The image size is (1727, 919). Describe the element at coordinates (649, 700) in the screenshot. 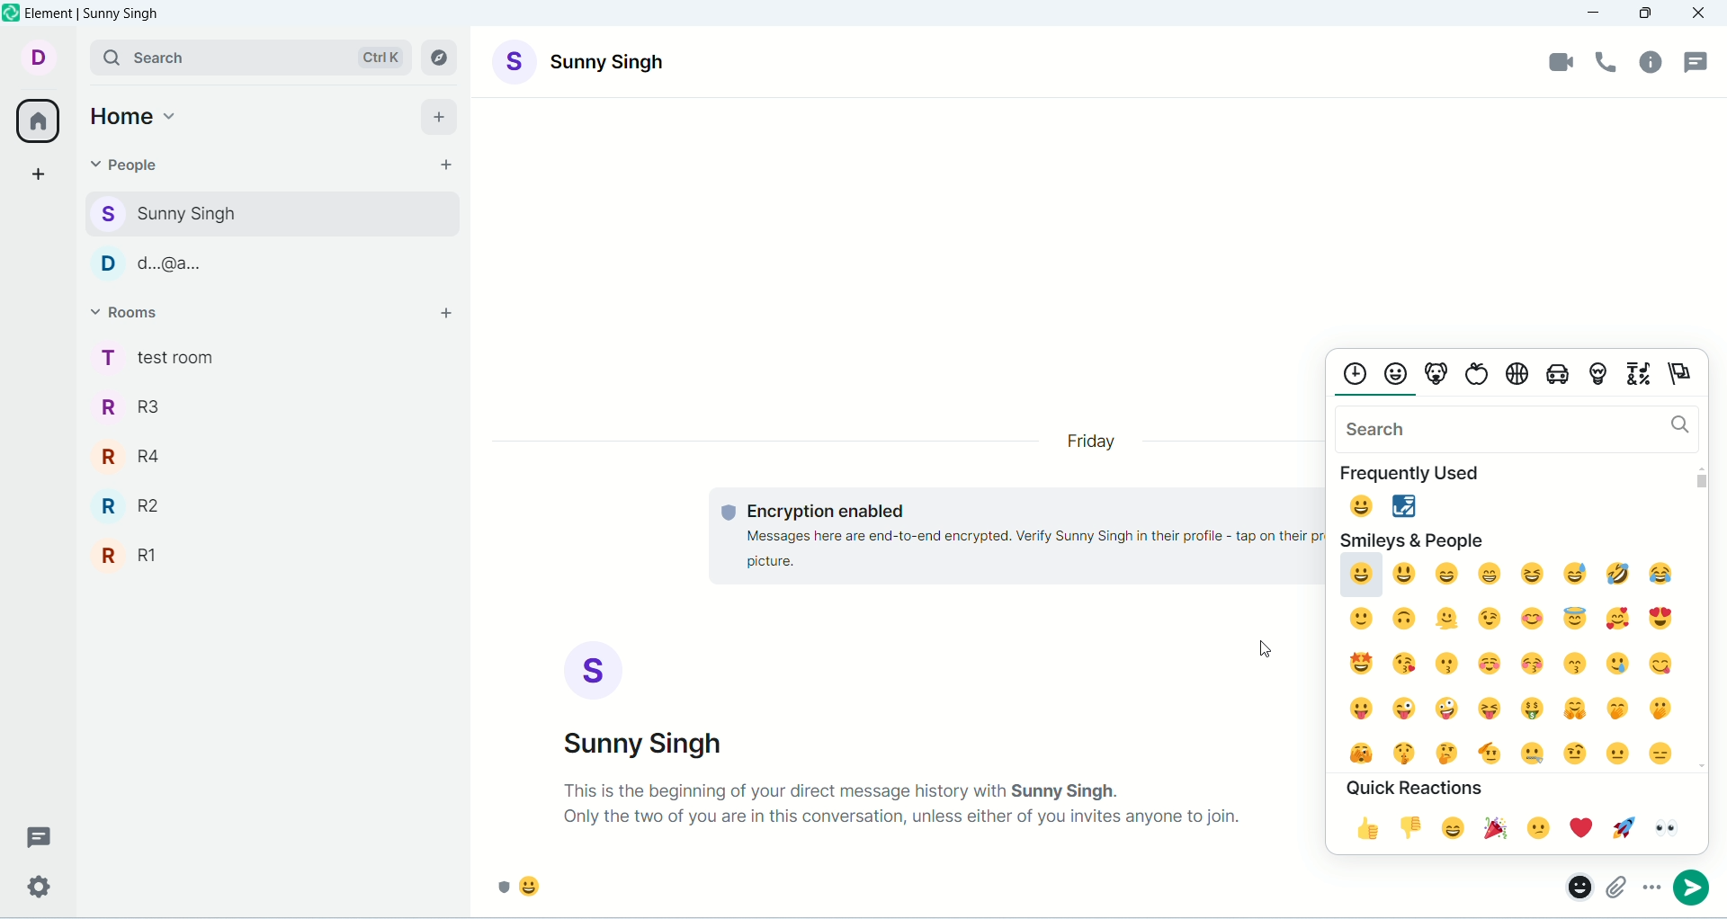

I see `account` at that location.